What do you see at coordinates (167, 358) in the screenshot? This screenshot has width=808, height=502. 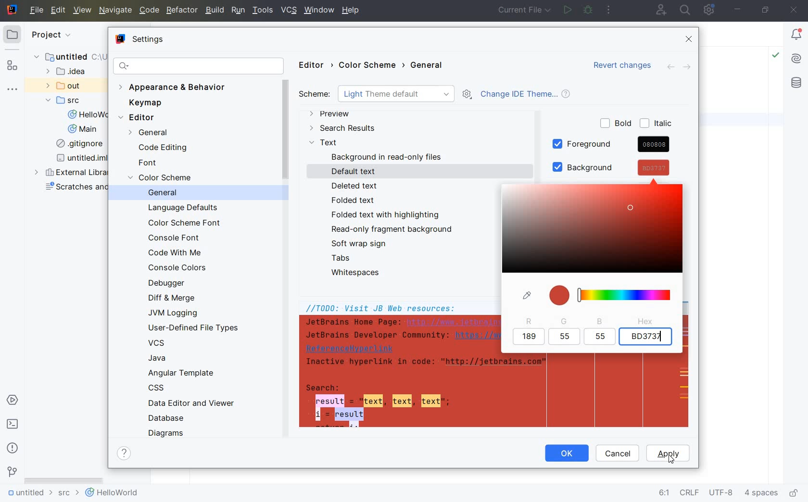 I see `JAVA` at bounding box center [167, 358].